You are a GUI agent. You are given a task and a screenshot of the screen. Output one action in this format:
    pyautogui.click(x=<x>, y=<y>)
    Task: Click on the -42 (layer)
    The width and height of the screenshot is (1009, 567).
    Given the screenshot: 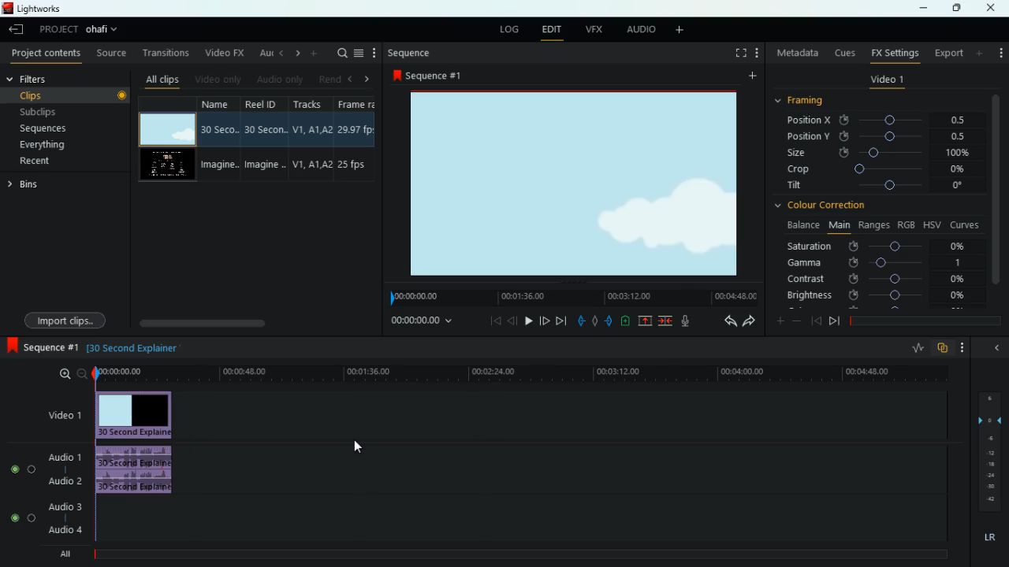 What is the action you would take?
    pyautogui.click(x=990, y=498)
    